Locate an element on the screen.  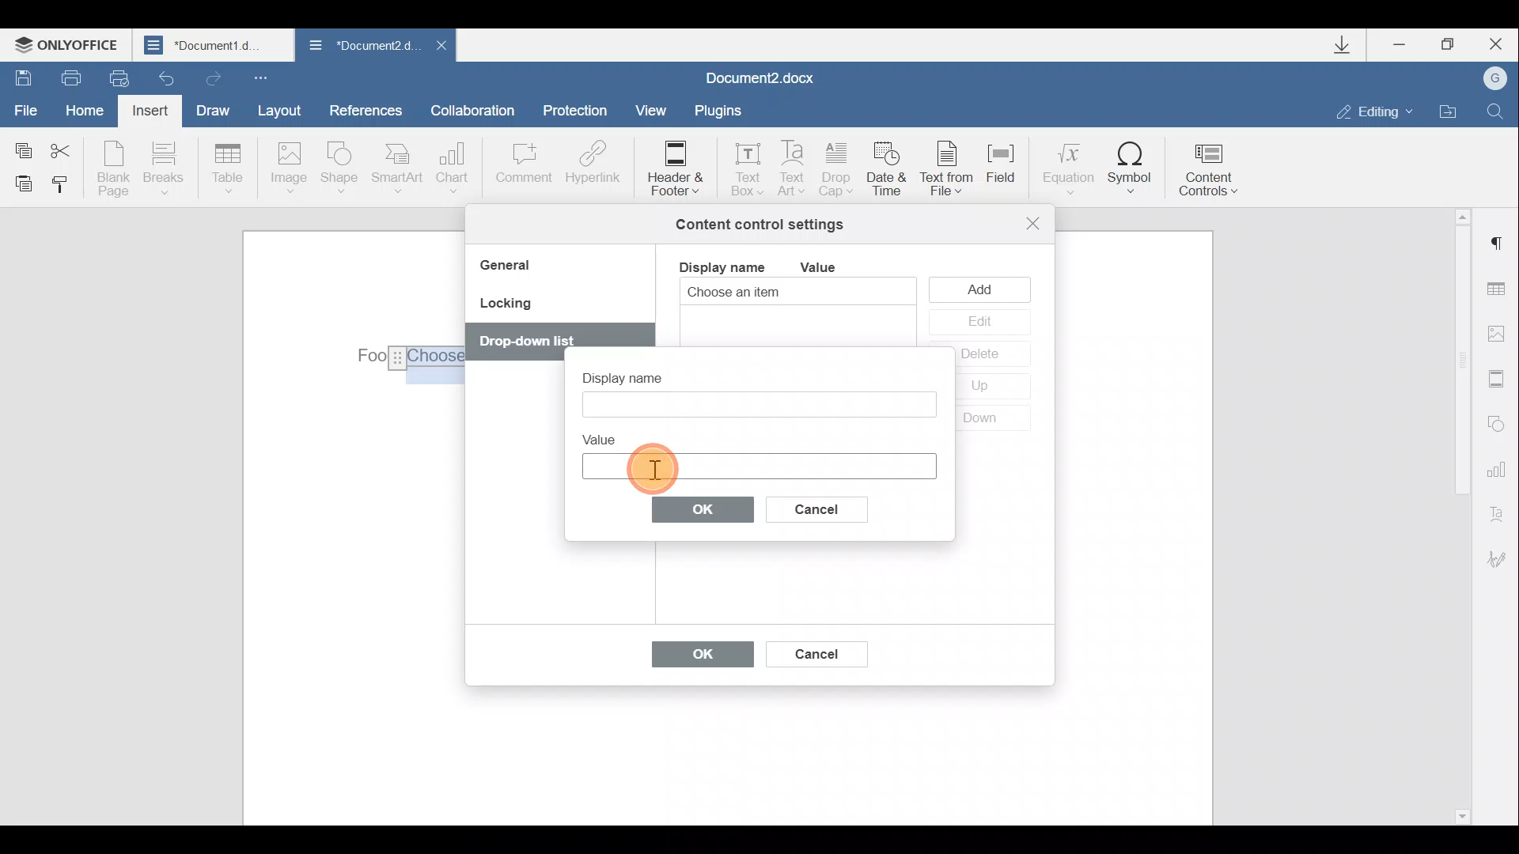
Close is located at coordinates (1033, 223).